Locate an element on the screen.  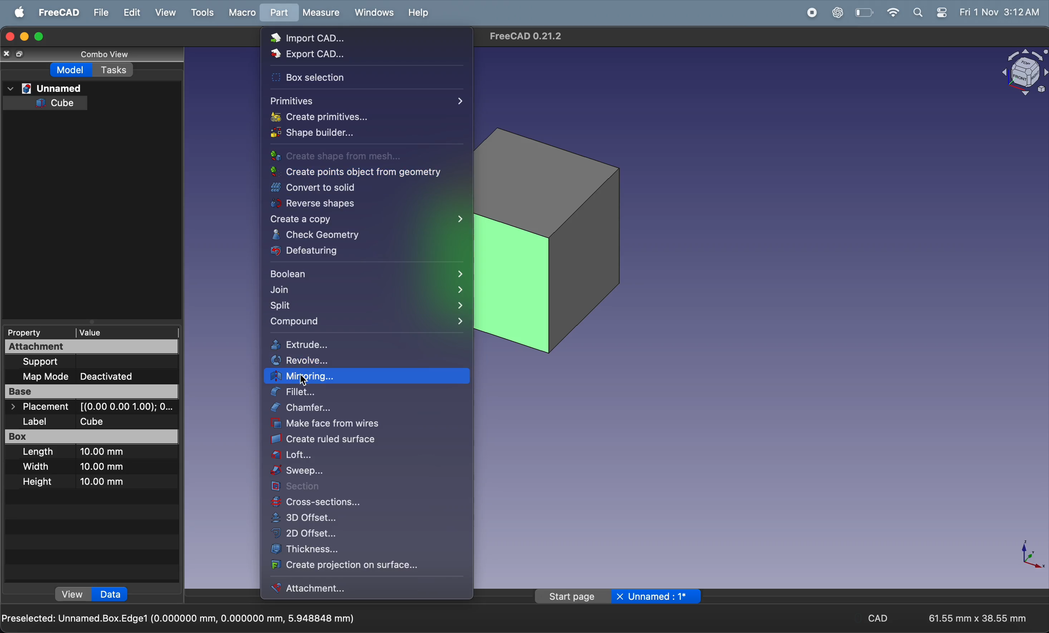
unnamed is located at coordinates (660, 597).